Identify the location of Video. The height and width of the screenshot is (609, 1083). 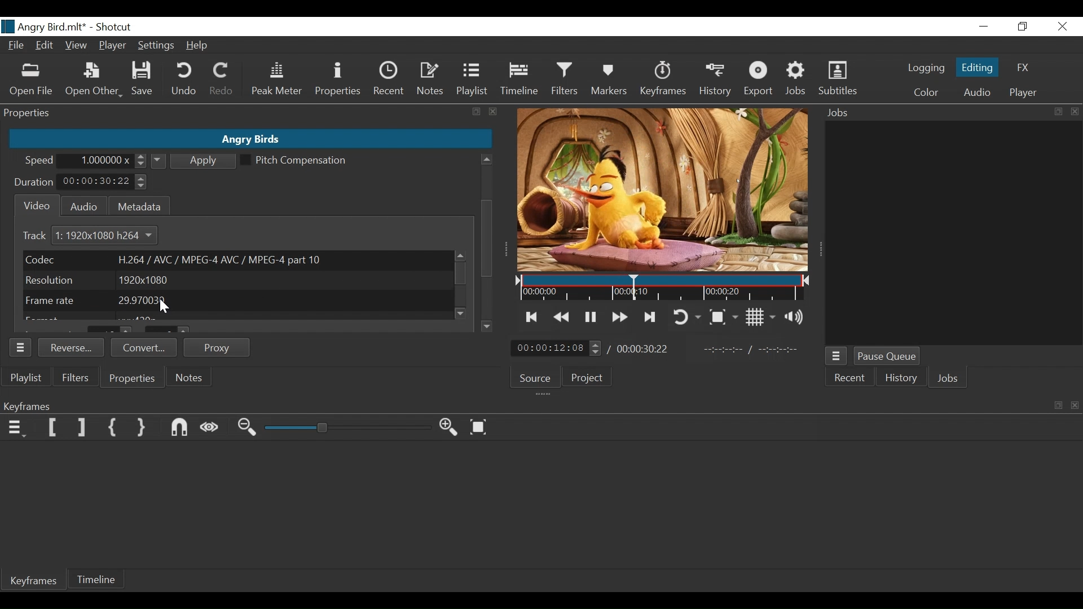
(34, 206).